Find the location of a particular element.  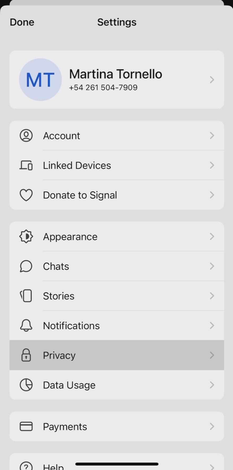

stories is located at coordinates (116, 296).